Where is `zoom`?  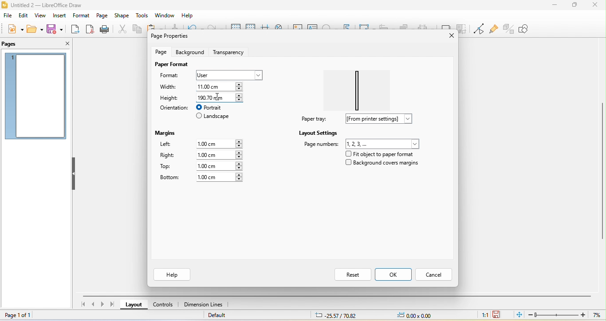
zoom is located at coordinates (566, 315).